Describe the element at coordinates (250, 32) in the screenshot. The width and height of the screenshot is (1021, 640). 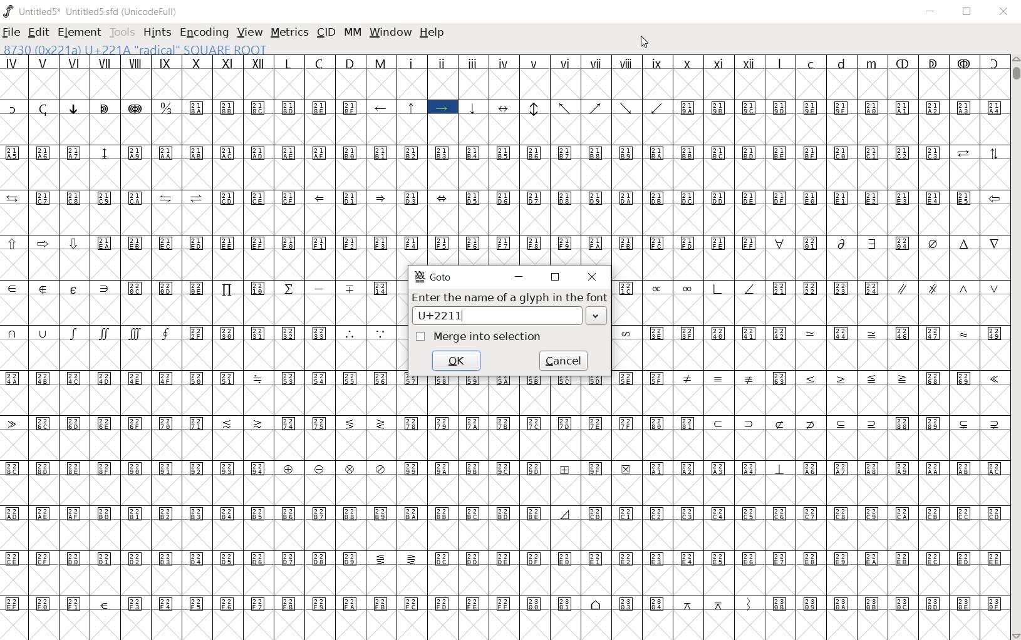
I see `VIEW` at that location.